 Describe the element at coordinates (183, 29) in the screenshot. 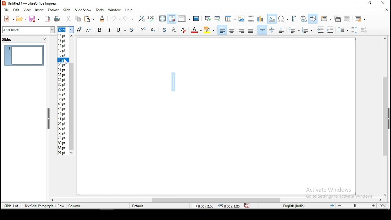

I see `Erase style` at that location.